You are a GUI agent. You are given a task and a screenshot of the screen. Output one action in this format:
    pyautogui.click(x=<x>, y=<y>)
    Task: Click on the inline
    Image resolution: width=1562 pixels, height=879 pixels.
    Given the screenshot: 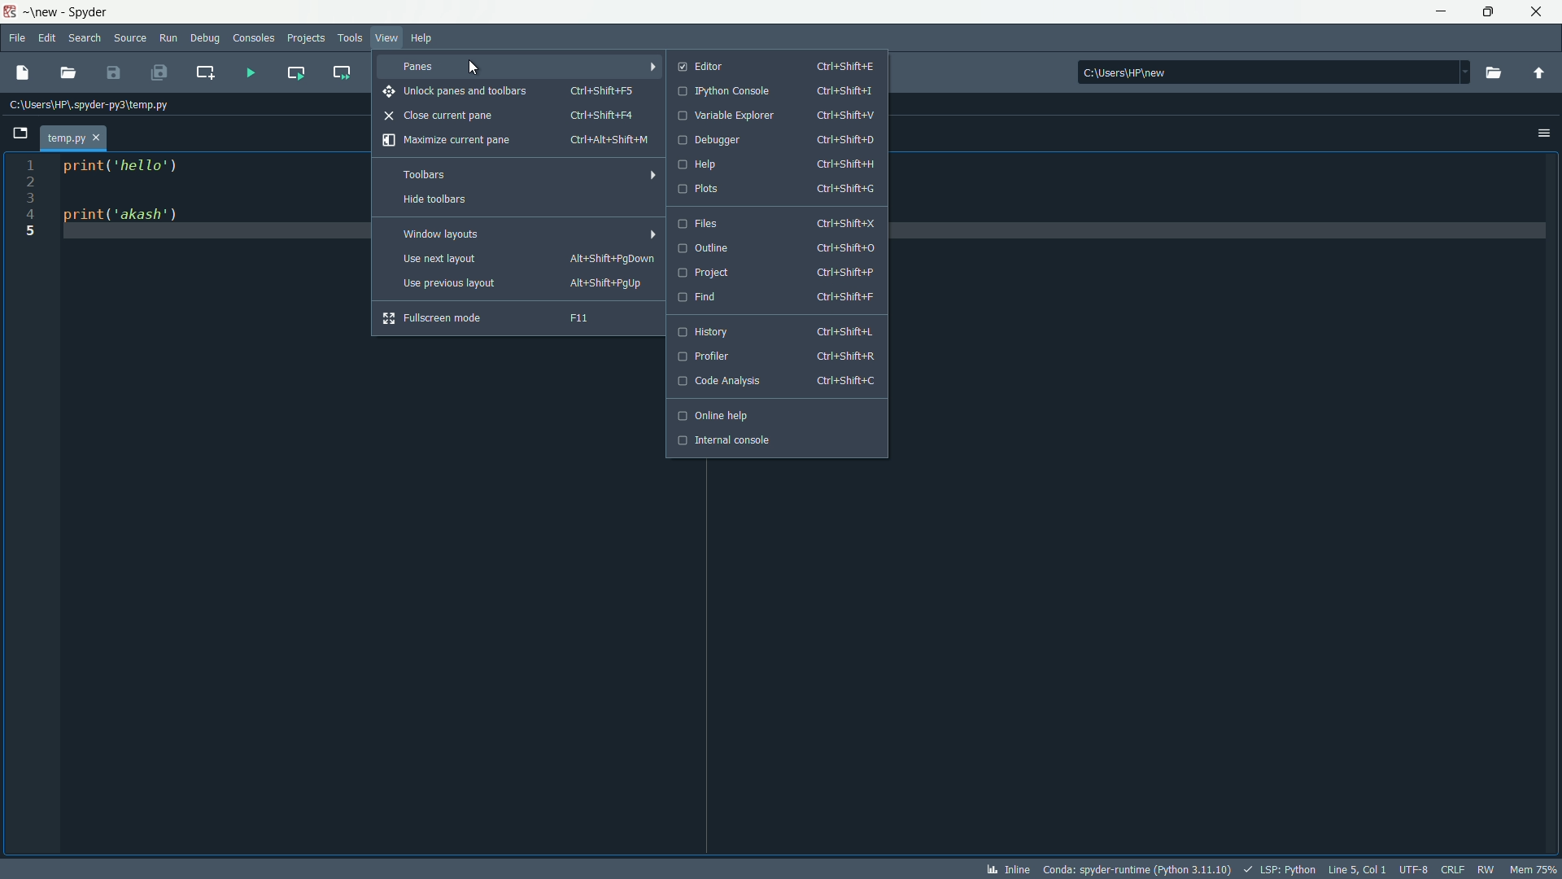 What is the action you would take?
    pyautogui.click(x=1006, y=870)
    